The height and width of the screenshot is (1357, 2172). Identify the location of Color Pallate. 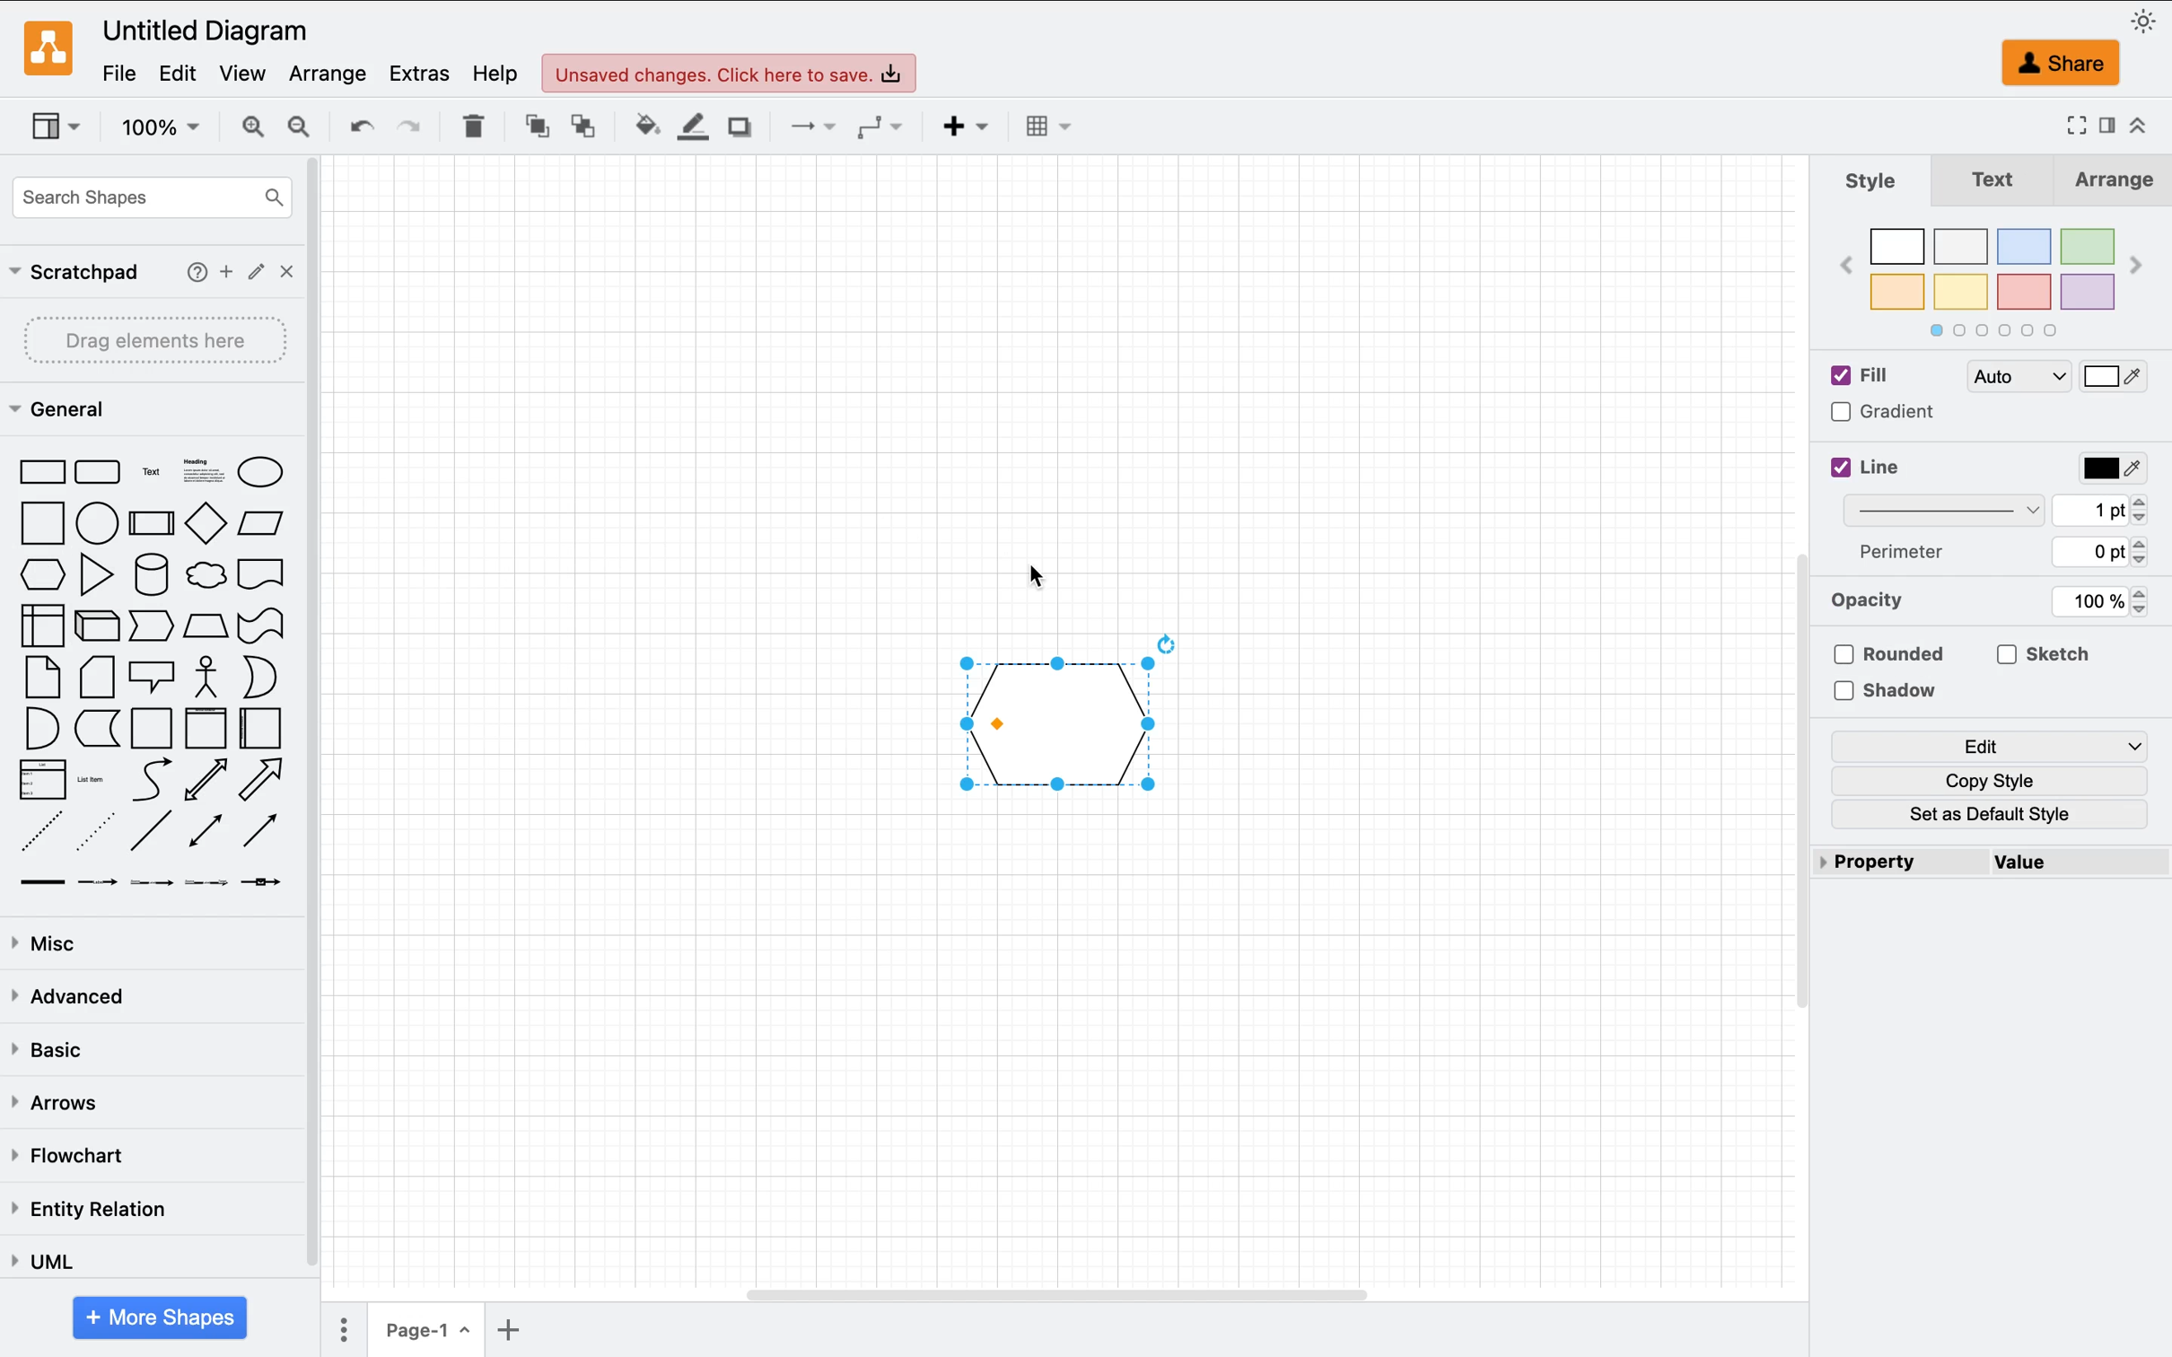
(1995, 264).